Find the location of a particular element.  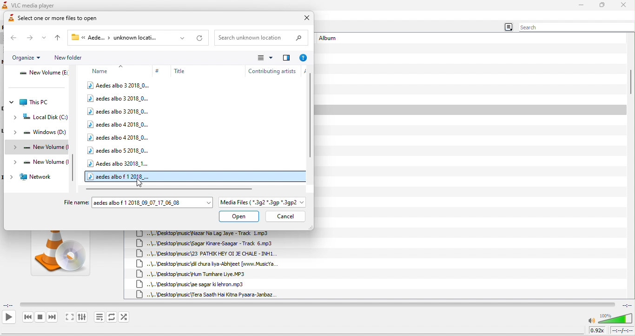

play is located at coordinates (8, 317).